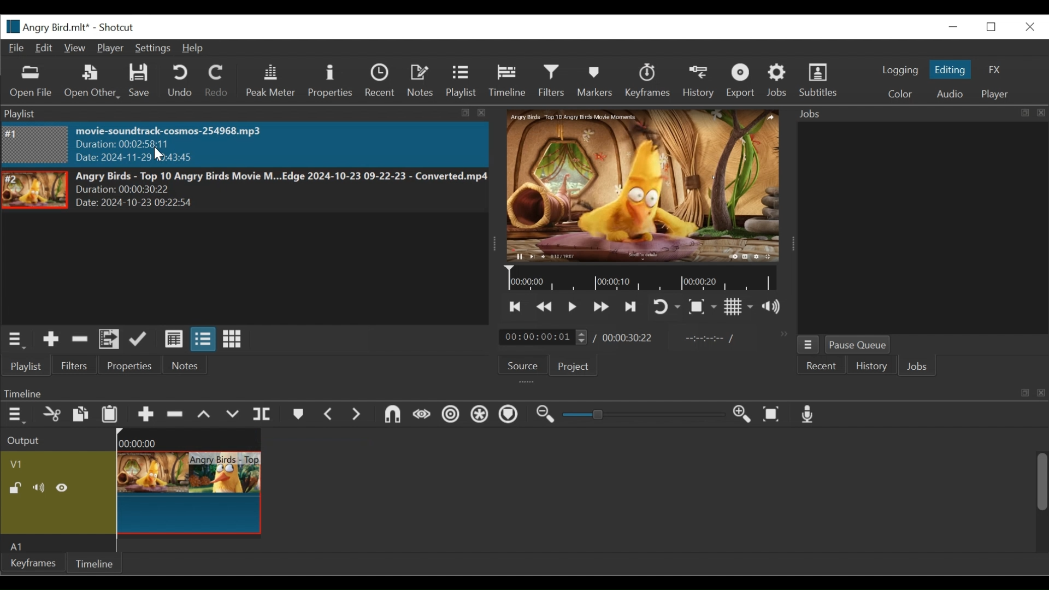 This screenshot has width=1049, height=590. Describe the element at coordinates (553, 82) in the screenshot. I see `Filters` at that location.